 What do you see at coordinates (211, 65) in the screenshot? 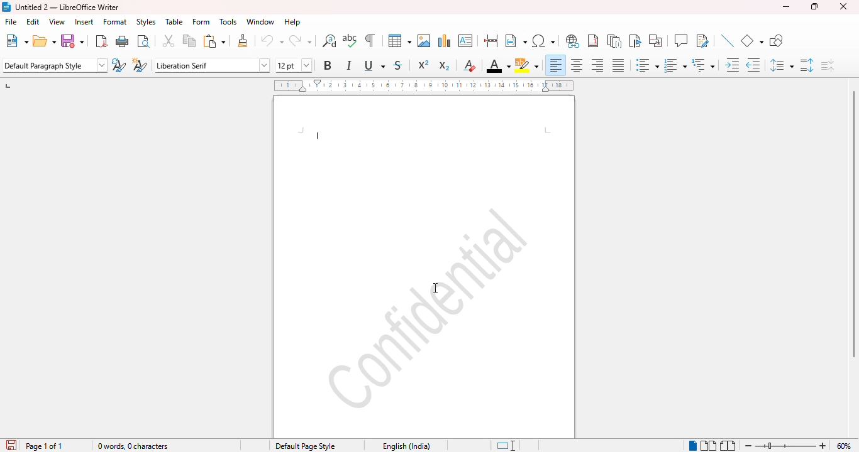
I see `font name` at bounding box center [211, 65].